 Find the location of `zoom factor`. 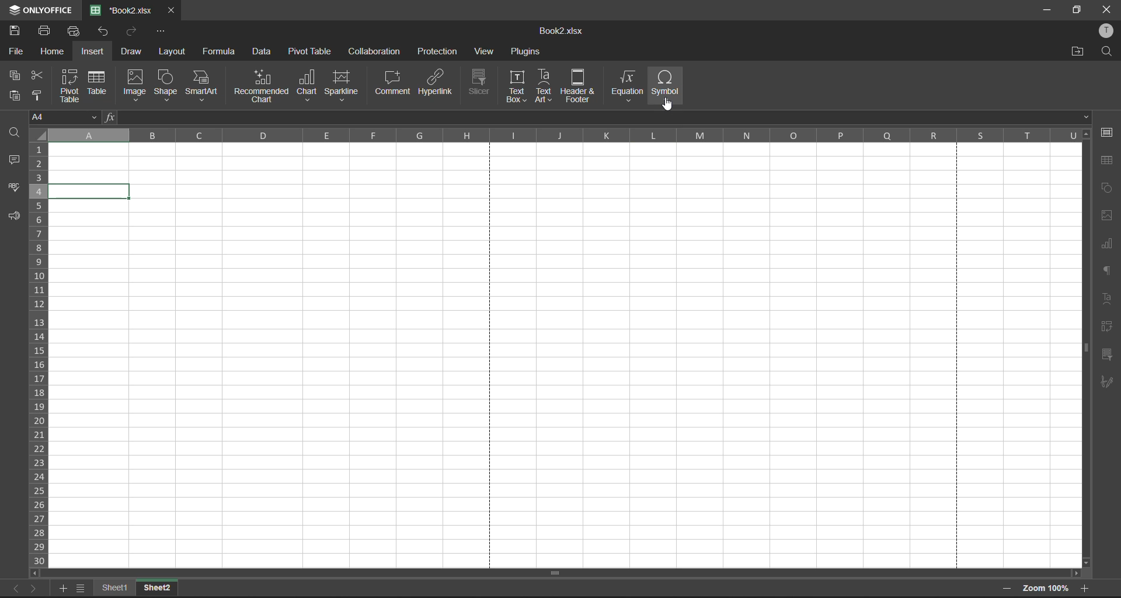

zoom factor is located at coordinates (1047, 589).